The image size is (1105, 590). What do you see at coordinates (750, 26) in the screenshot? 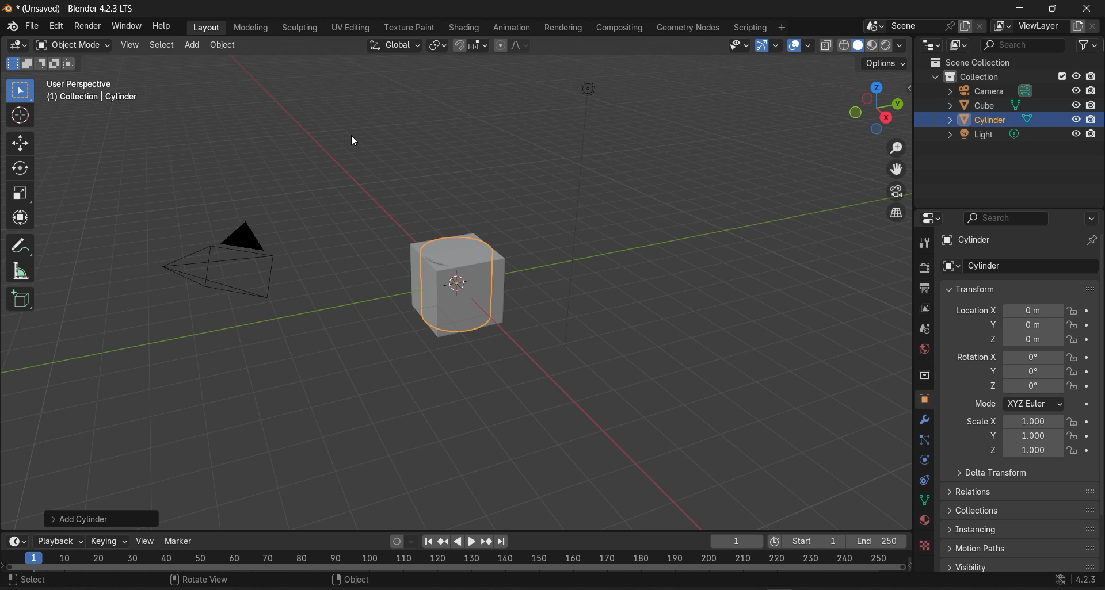
I see `scripting` at bounding box center [750, 26].